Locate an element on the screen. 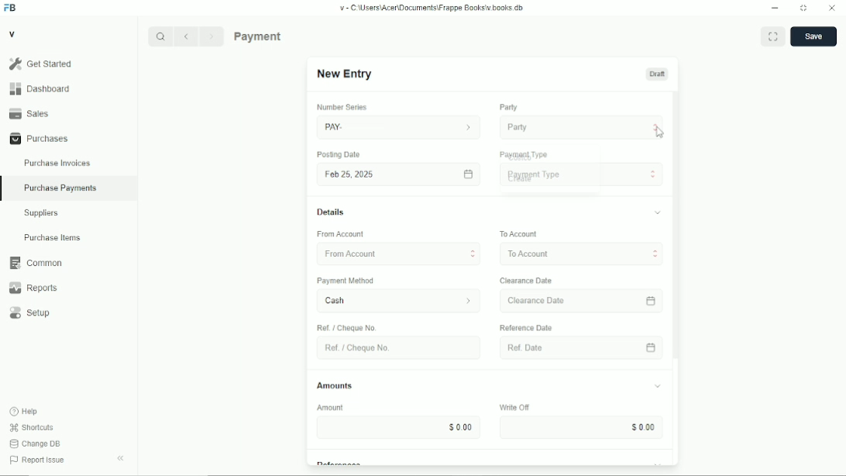  Gel Started is located at coordinates (68, 64).